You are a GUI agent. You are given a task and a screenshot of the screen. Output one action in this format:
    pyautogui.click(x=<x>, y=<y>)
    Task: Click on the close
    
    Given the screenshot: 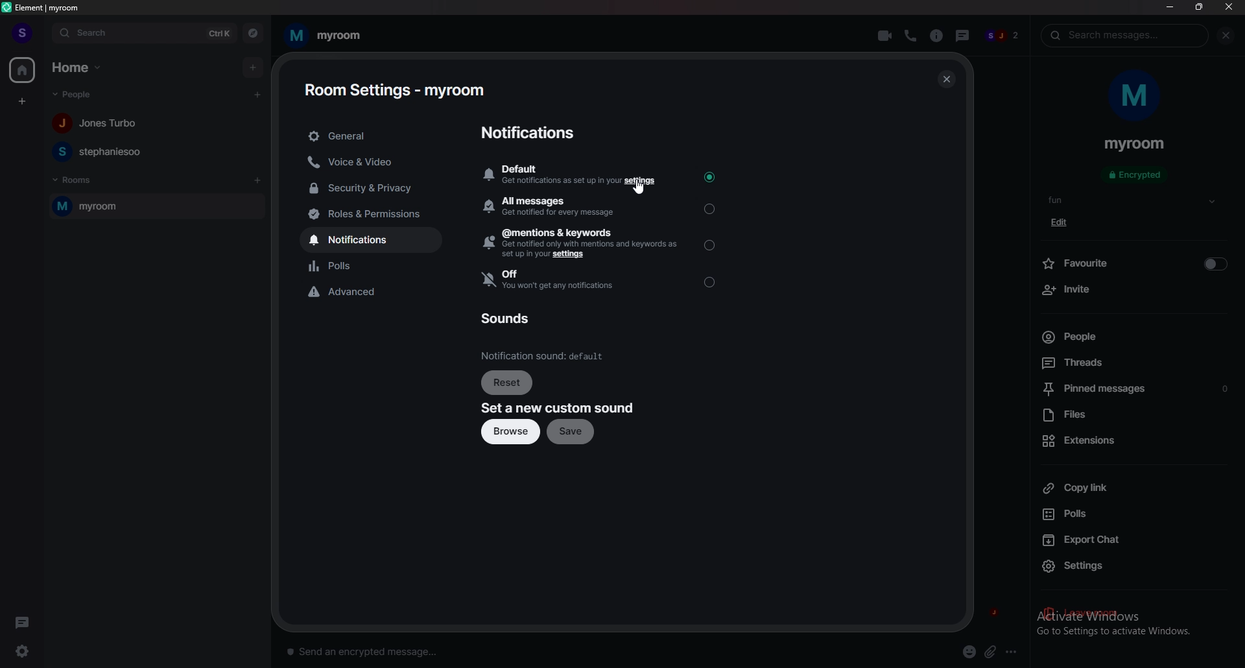 What is the action you would take?
    pyautogui.click(x=944, y=79)
    